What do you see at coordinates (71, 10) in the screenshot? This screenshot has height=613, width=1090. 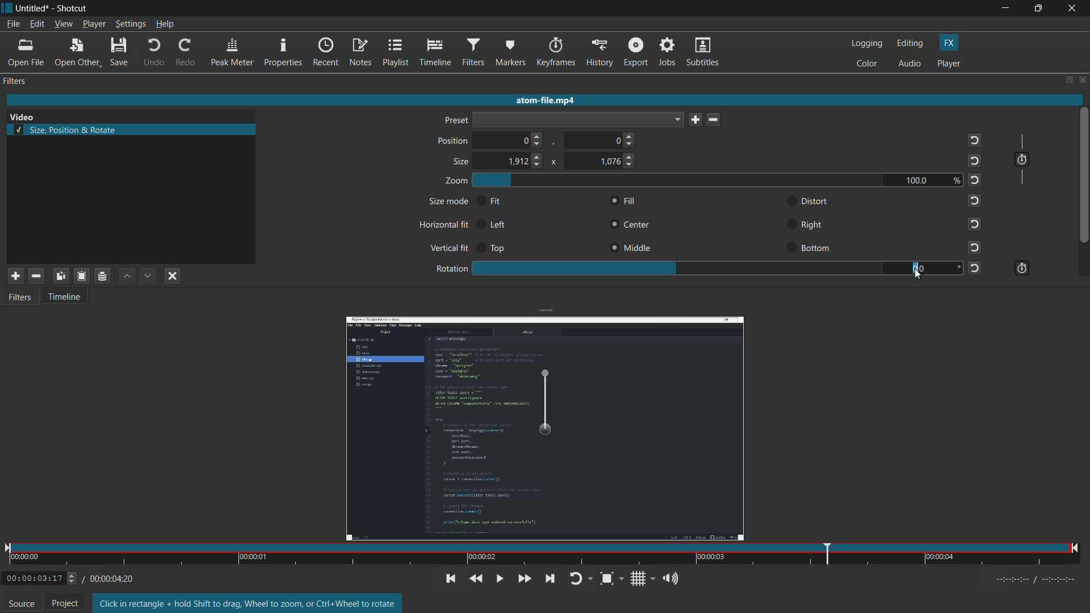 I see `shotcut` at bounding box center [71, 10].